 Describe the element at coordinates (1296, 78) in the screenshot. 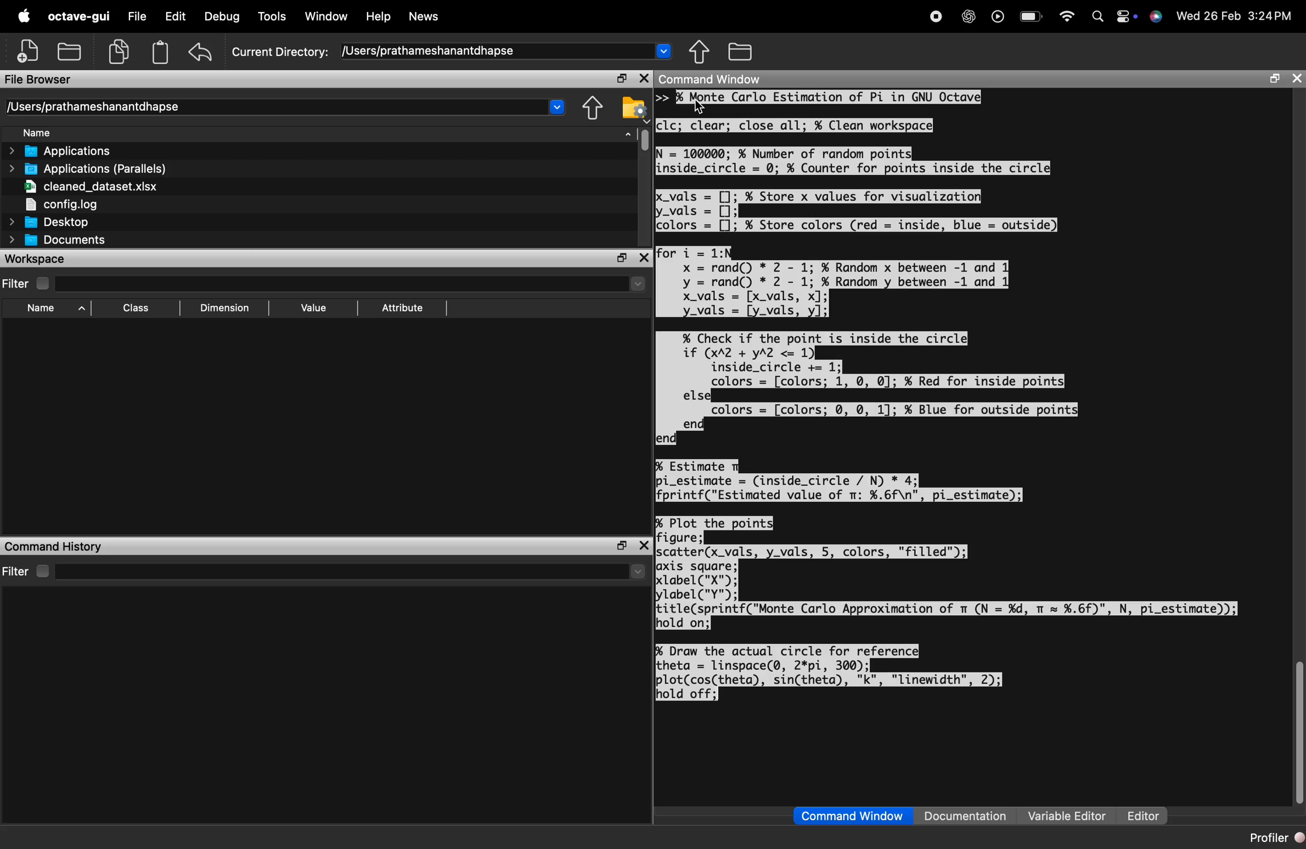

I see `Close` at that location.